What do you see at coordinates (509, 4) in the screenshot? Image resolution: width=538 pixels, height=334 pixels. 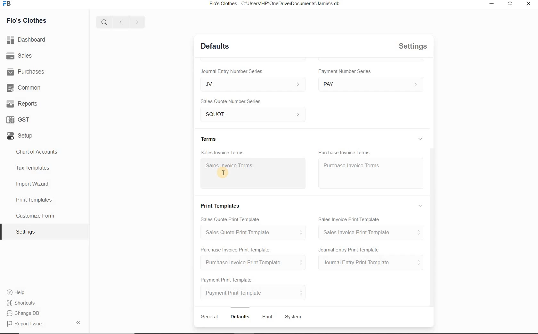 I see `Expand` at bounding box center [509, 4].